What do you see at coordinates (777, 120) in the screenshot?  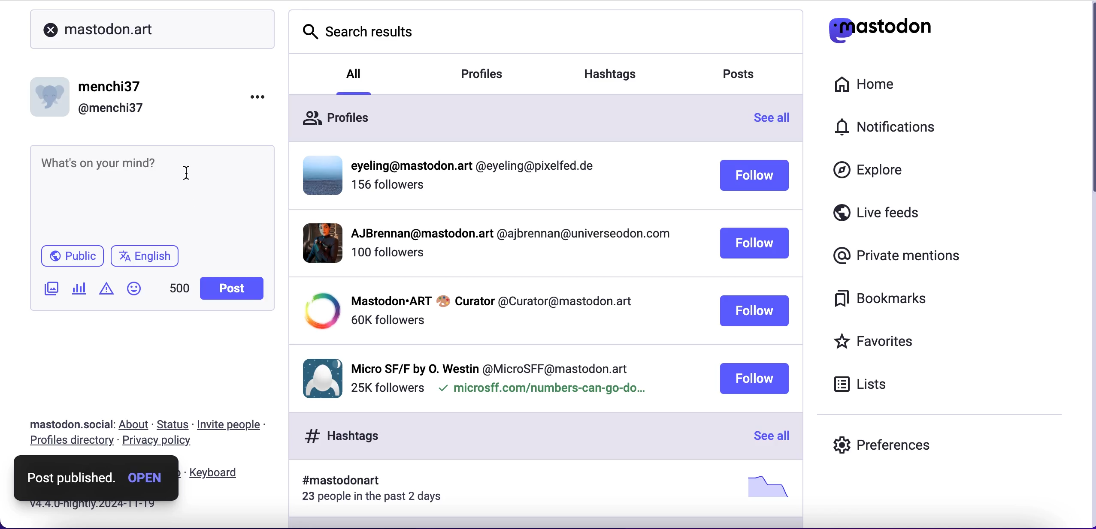 I see `see all` at bounding box center [777, 120].